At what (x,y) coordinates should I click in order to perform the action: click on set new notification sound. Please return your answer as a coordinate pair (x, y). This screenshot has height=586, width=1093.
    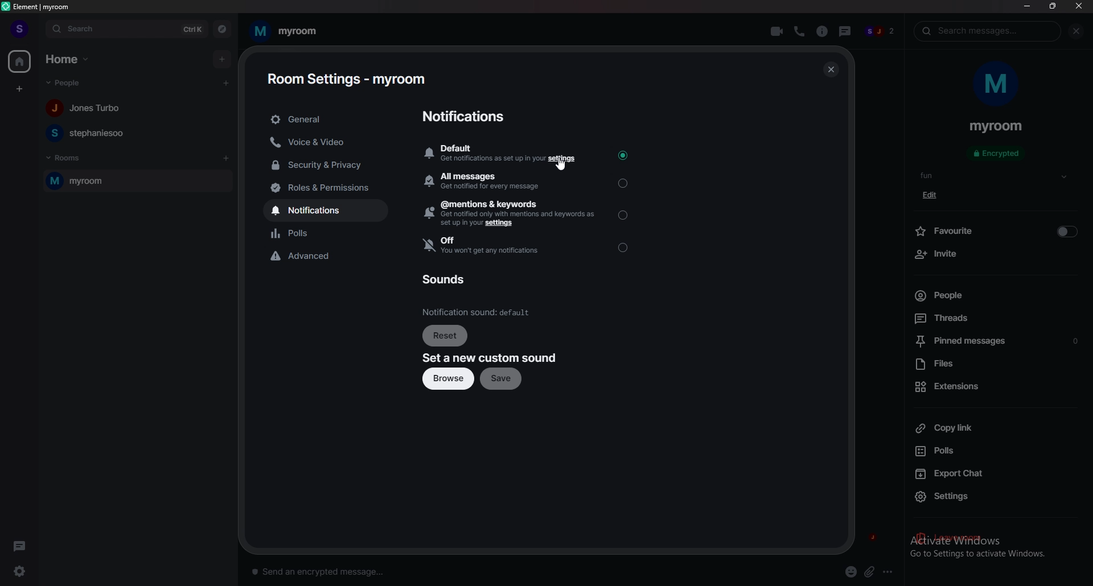
    Looking at the image, I should click on (490, 358).